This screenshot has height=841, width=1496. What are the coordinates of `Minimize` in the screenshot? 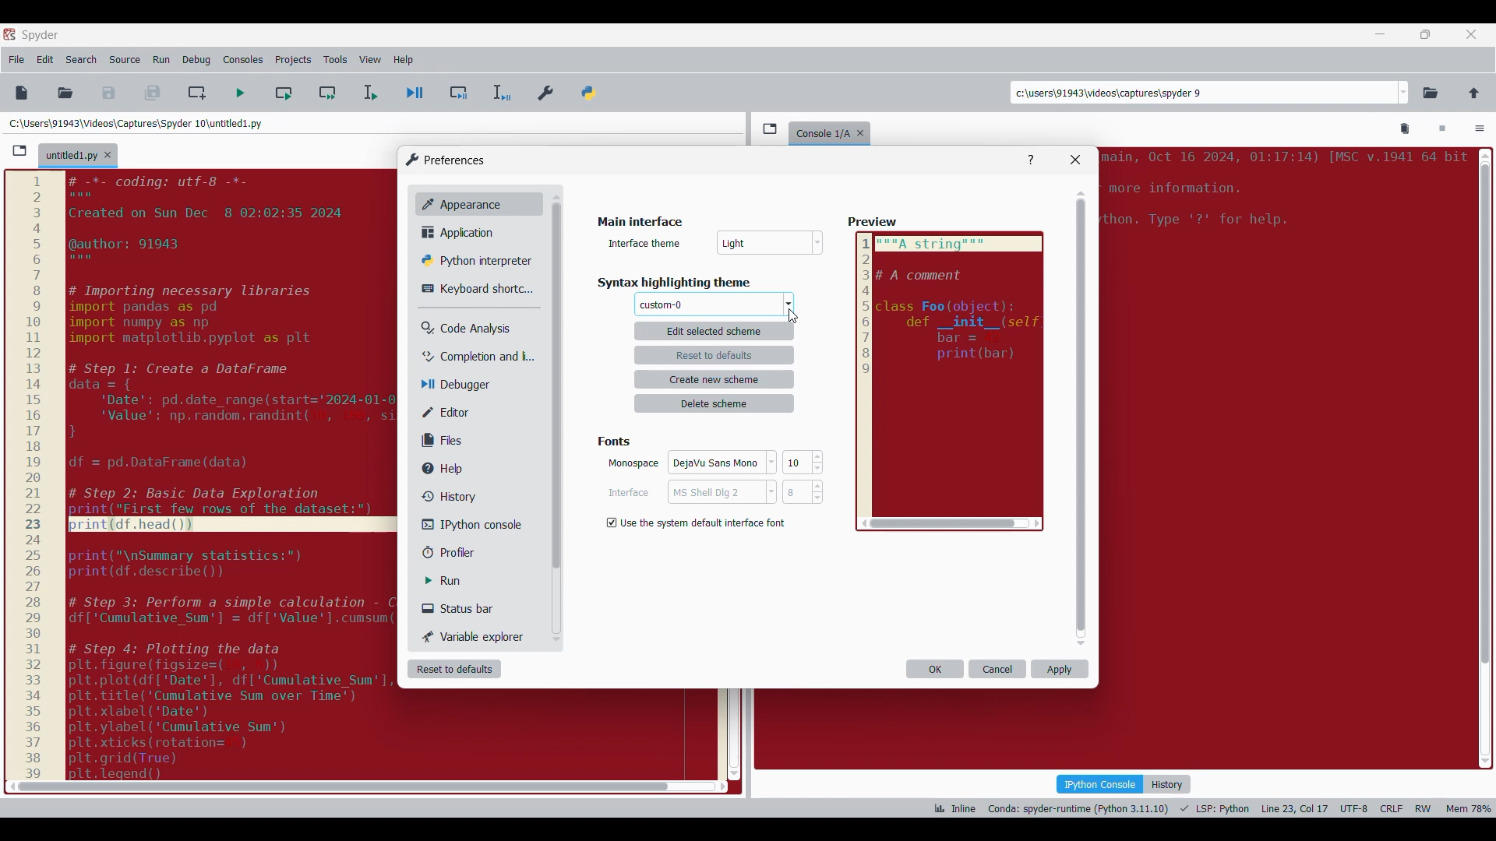 It's located at (1381, 34).